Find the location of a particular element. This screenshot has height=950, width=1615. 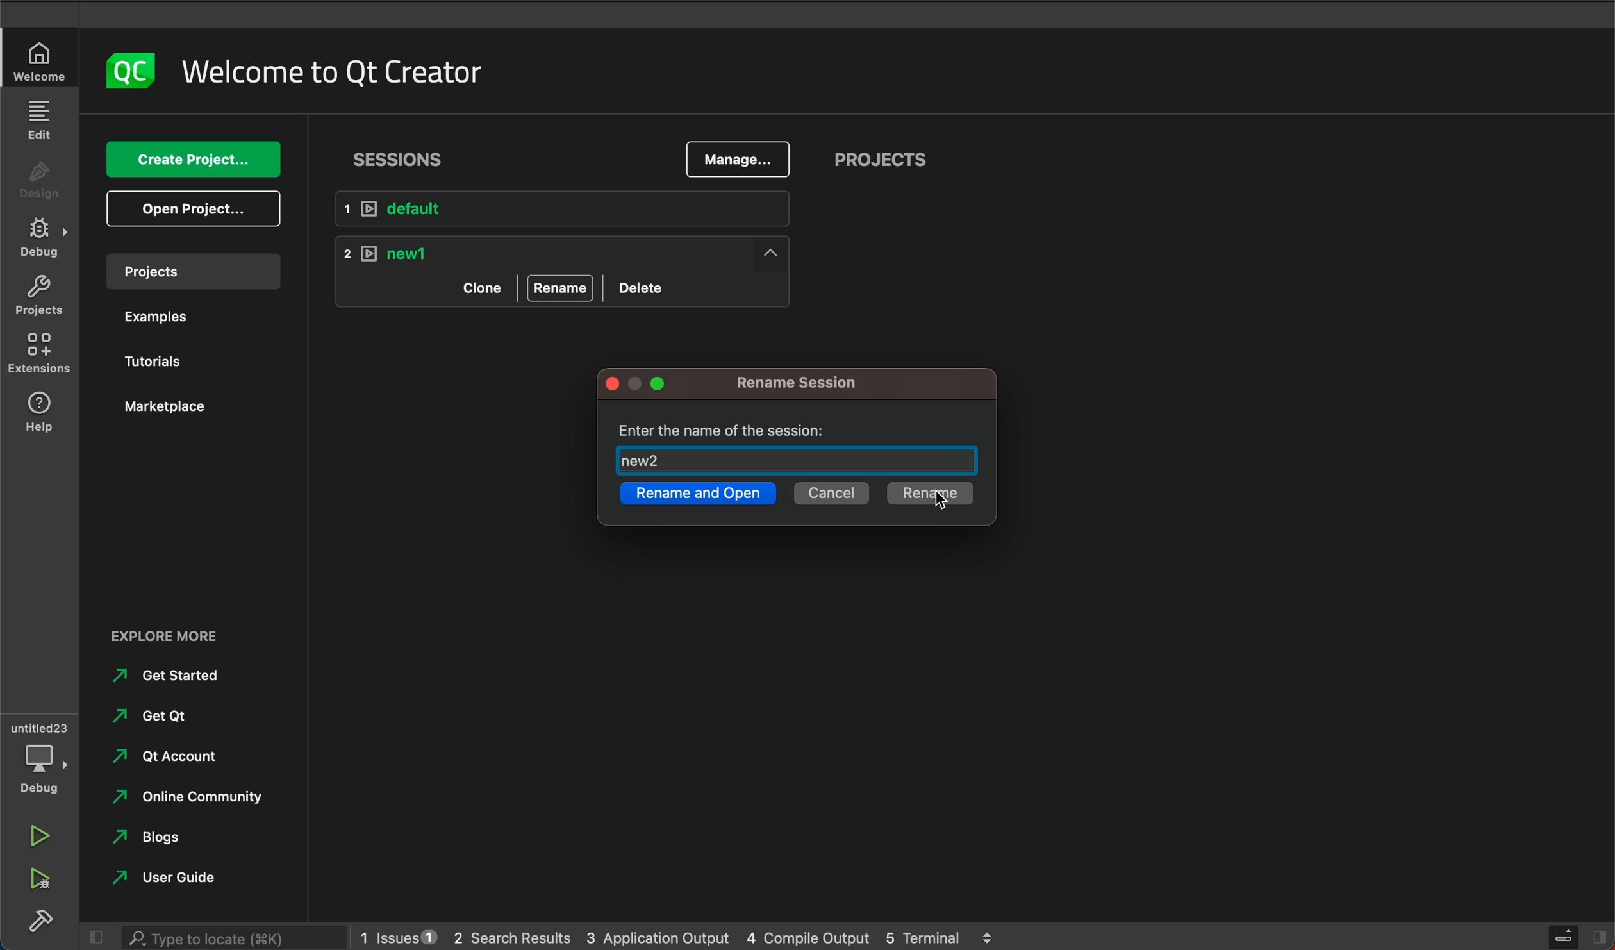

MANAGE is located at coordinates (736, 160).